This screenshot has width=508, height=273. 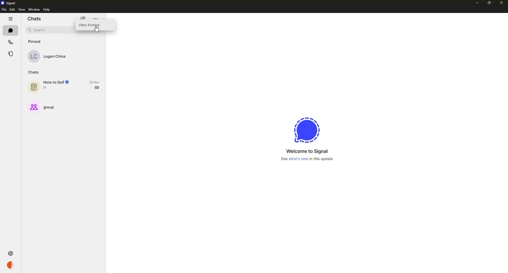 I want to click on signal, so click(x=10, y=3).